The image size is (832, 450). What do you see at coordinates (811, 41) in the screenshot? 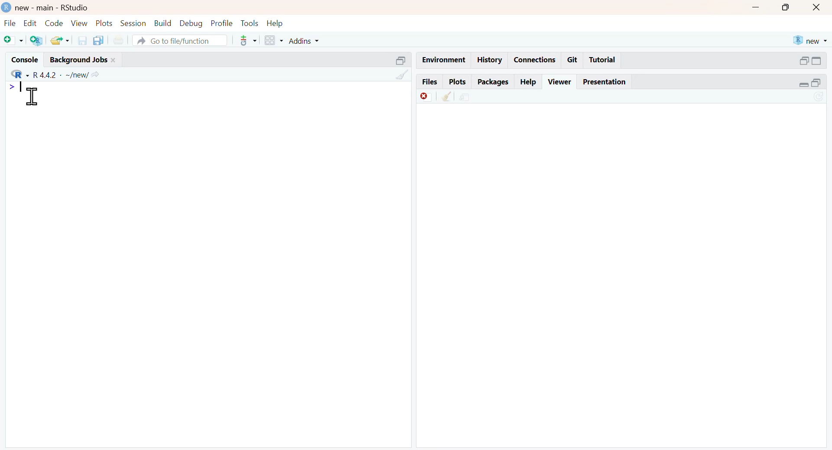
I see `new` at bounding box center [811, 41].